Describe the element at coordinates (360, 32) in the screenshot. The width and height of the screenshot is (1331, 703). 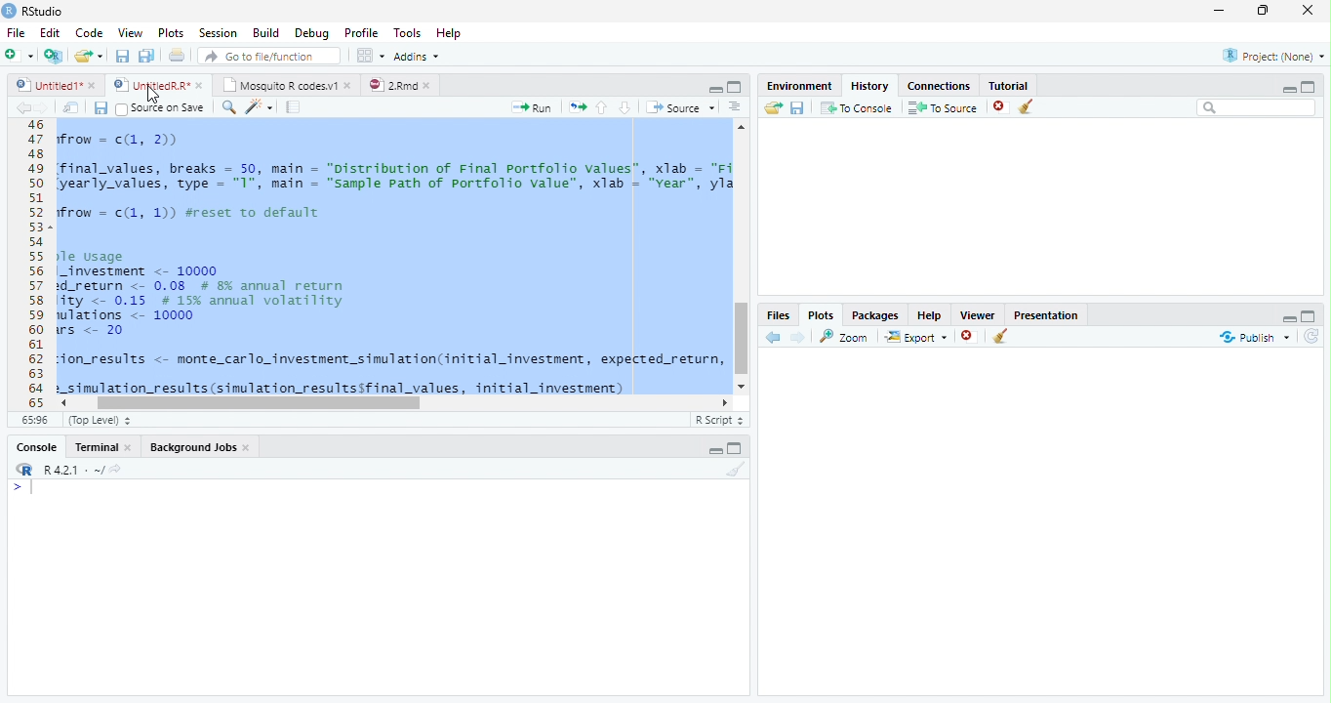
I see `Profile` at that location.